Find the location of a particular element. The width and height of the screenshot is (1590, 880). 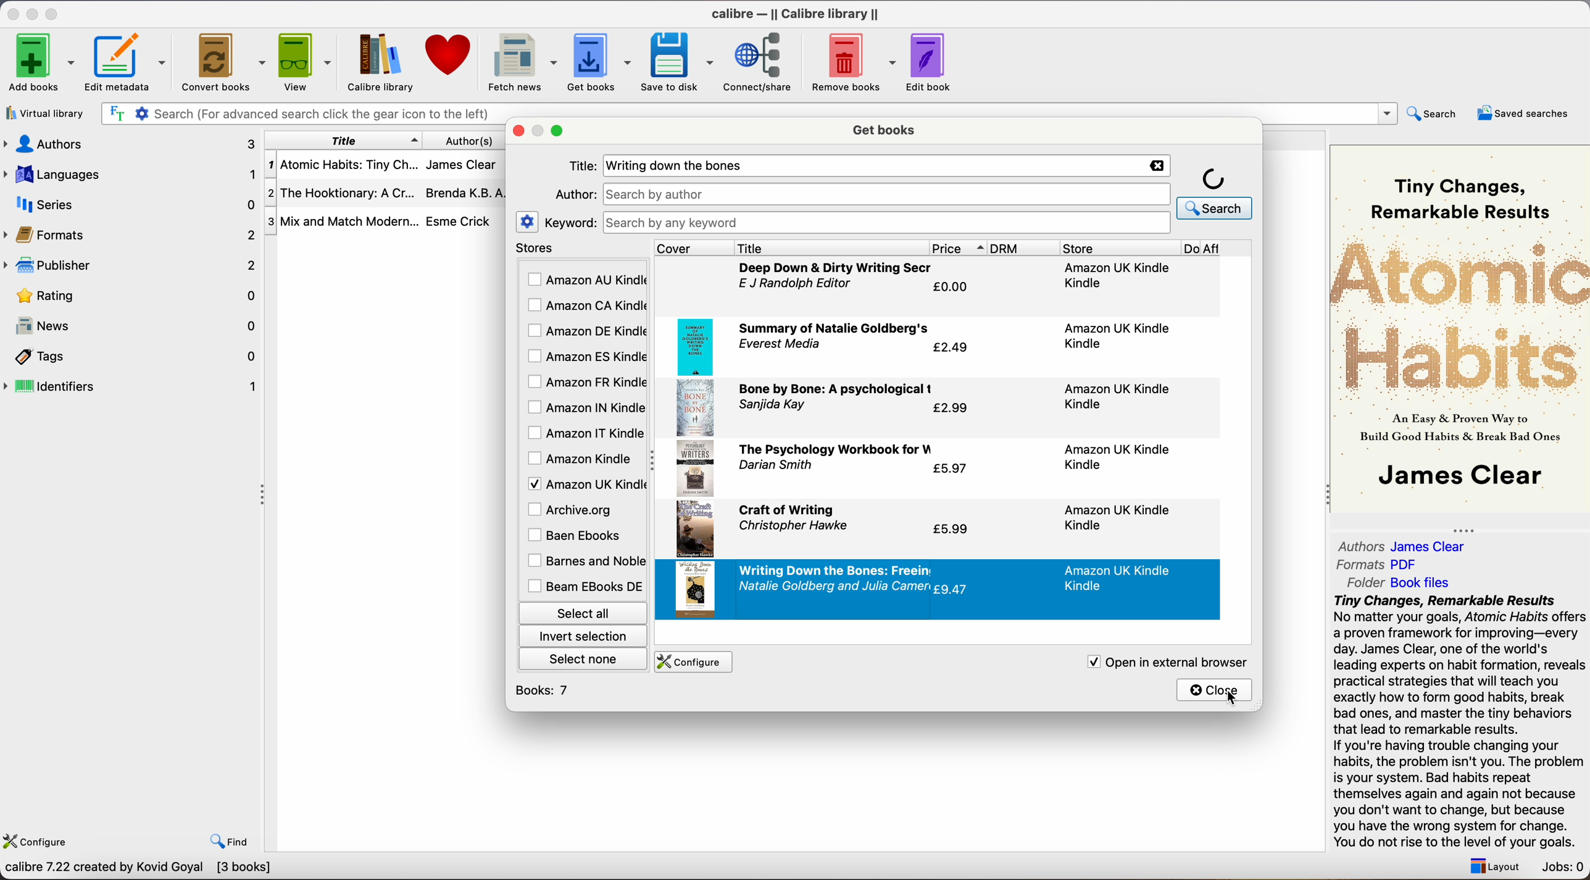

indentifiers is located at coordinates (133, 385).